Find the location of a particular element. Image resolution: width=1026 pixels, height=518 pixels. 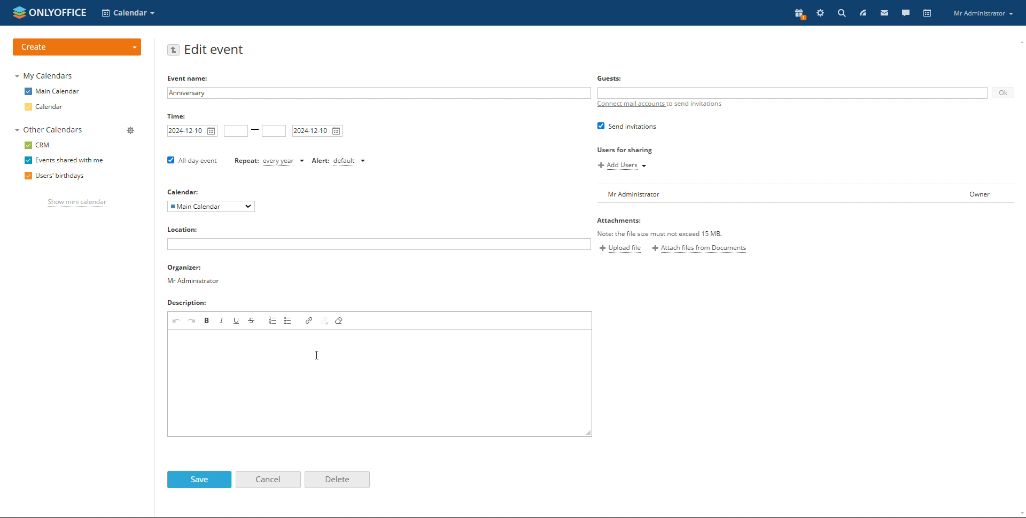

Time: is located at coordinates (181, 116).